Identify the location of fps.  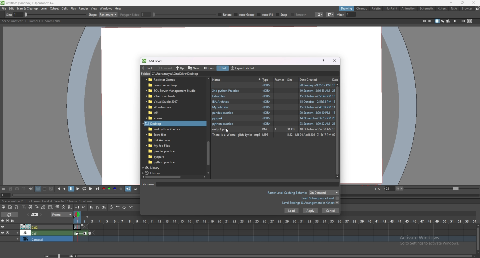
(426, 188).